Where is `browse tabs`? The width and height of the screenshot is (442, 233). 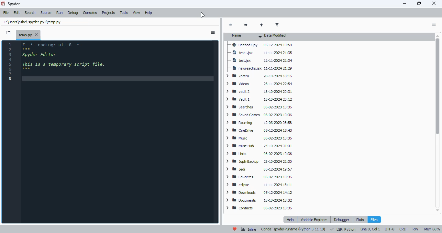 browse tabs is located at coordinates (8, 33).